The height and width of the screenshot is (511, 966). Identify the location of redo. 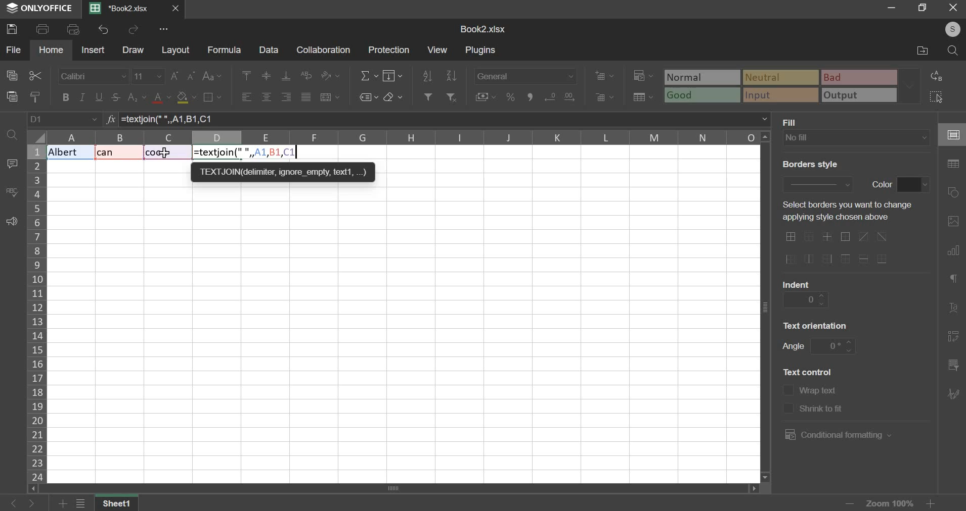
(135, 30).